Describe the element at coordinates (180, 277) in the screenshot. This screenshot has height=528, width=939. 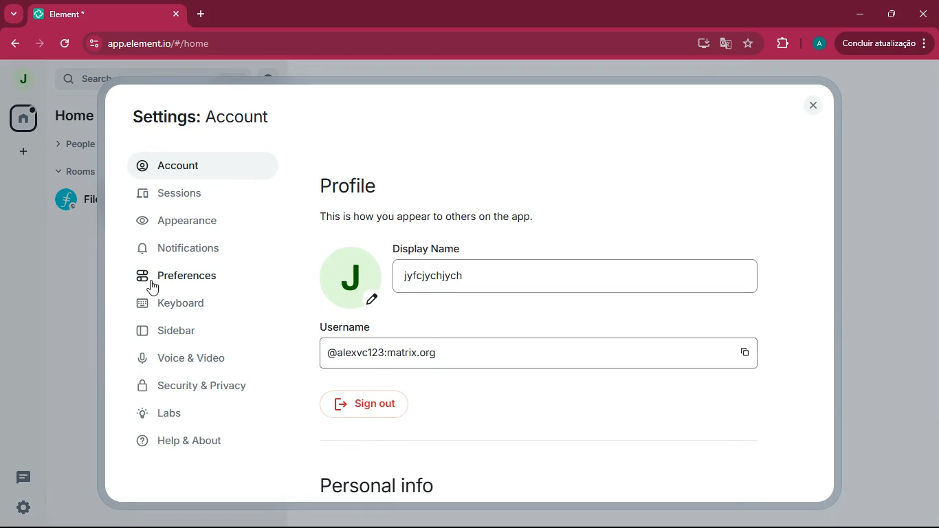
I see `preferences` at that location.